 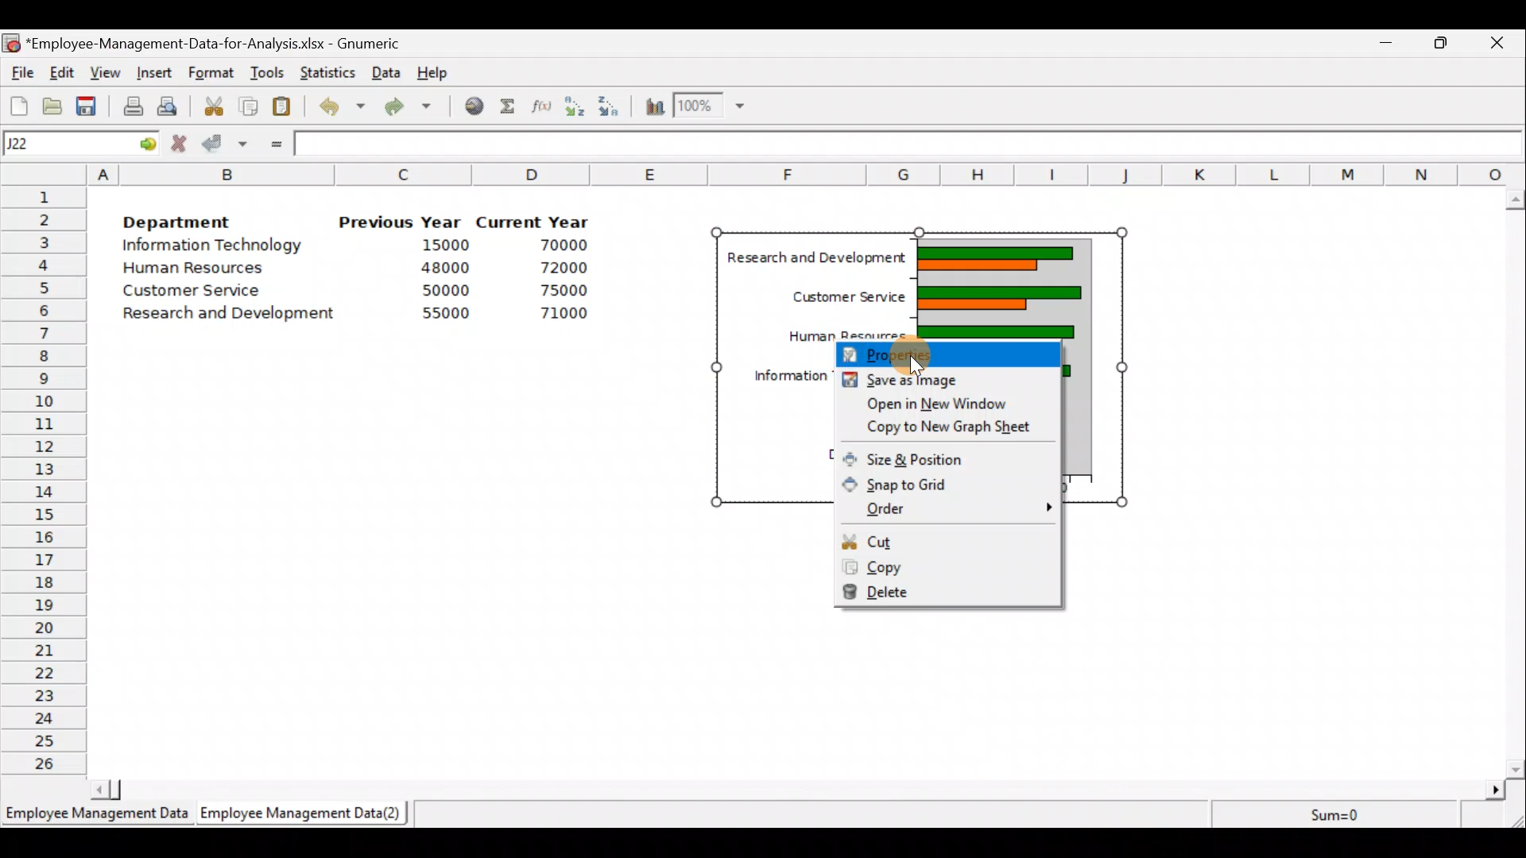 I want to click on Save as image, so click(x=954, y=377).